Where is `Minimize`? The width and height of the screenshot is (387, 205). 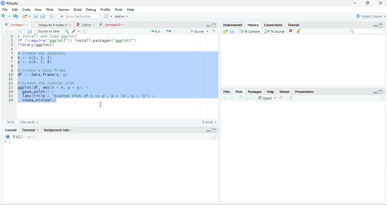 Minimize is located at coordinates (208, 26).